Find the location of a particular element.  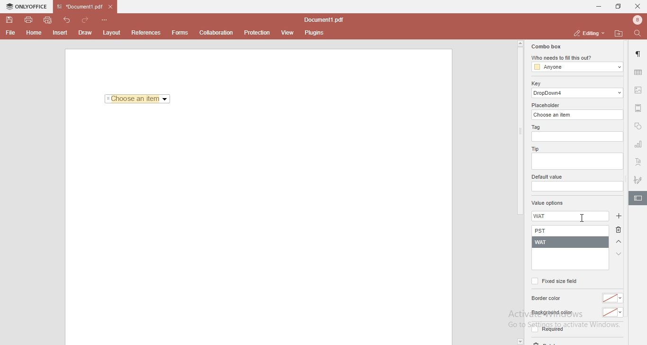

chart is located at coordinates (638, 146).